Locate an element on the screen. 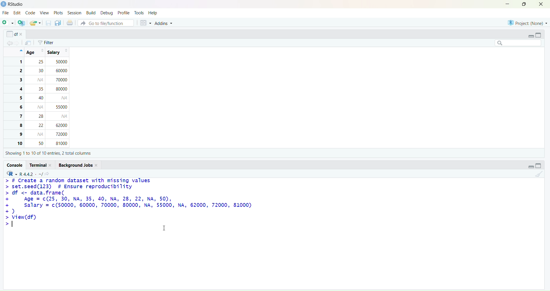 This screenshot has height=291, width=550. view is located at coordinates (44, 13).